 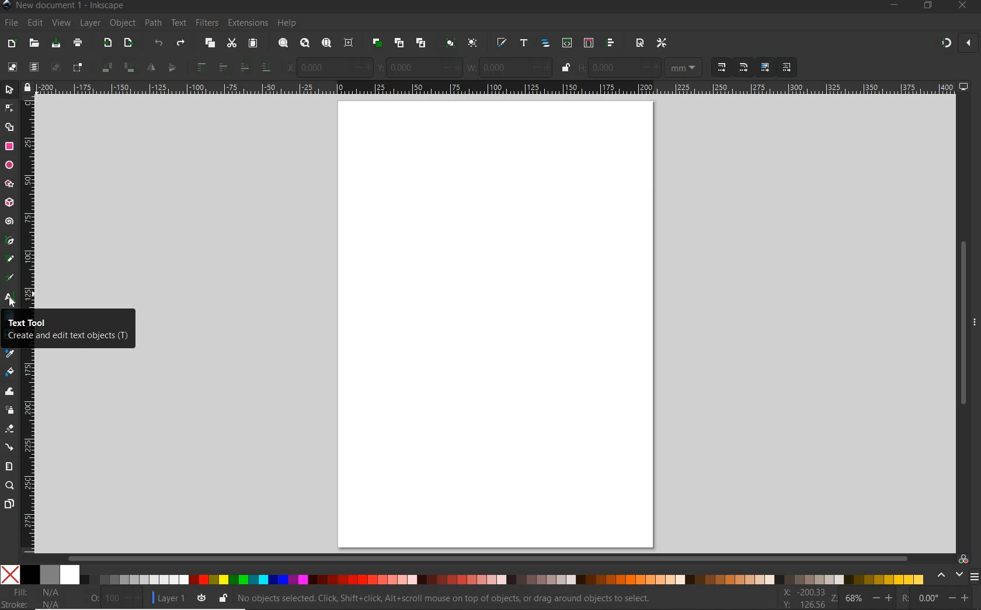 I want to click on vertical coordinate of selection, so click(x=419, y=68).